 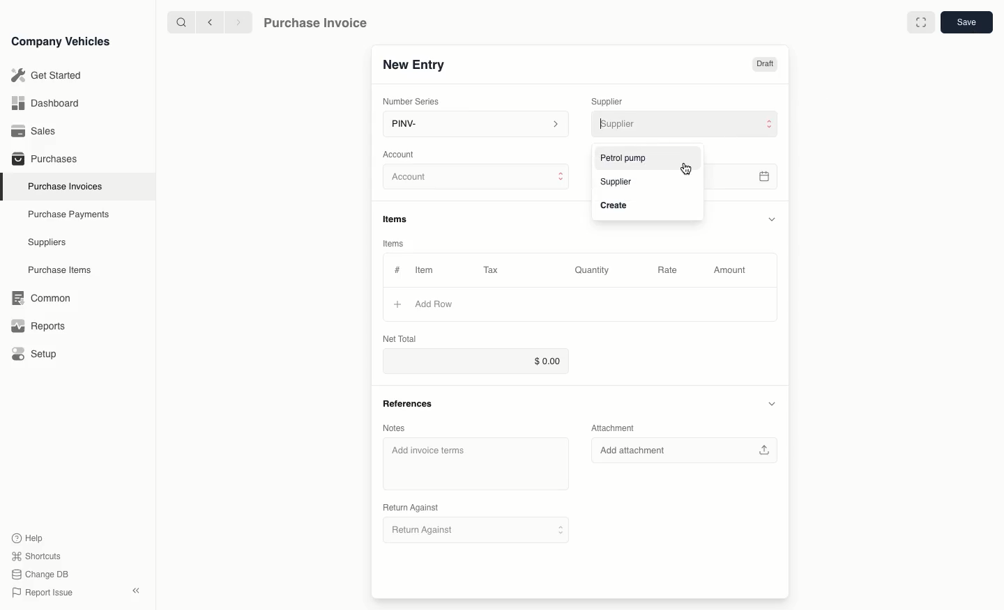 What do you see at coordinates (642, 159) in the screenshot?
I see `Petrol pump ` at bounding box center [642, 159].